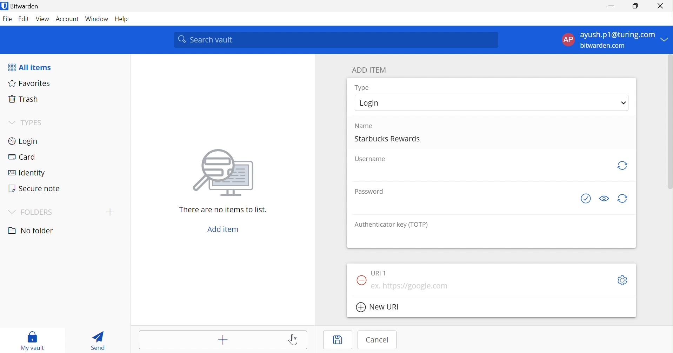 The width and height of the screenshot is (673, 353). Describe the element at coordinates (37, 213) in the screenshot. I see `FOLDERS` at that location.